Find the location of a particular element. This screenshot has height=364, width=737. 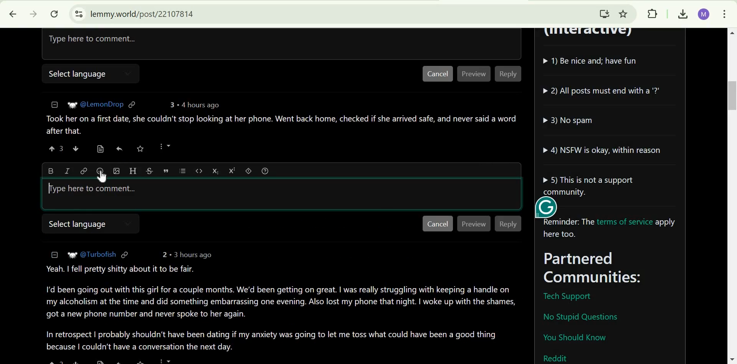

Reply is located at coordinates (507, 74).